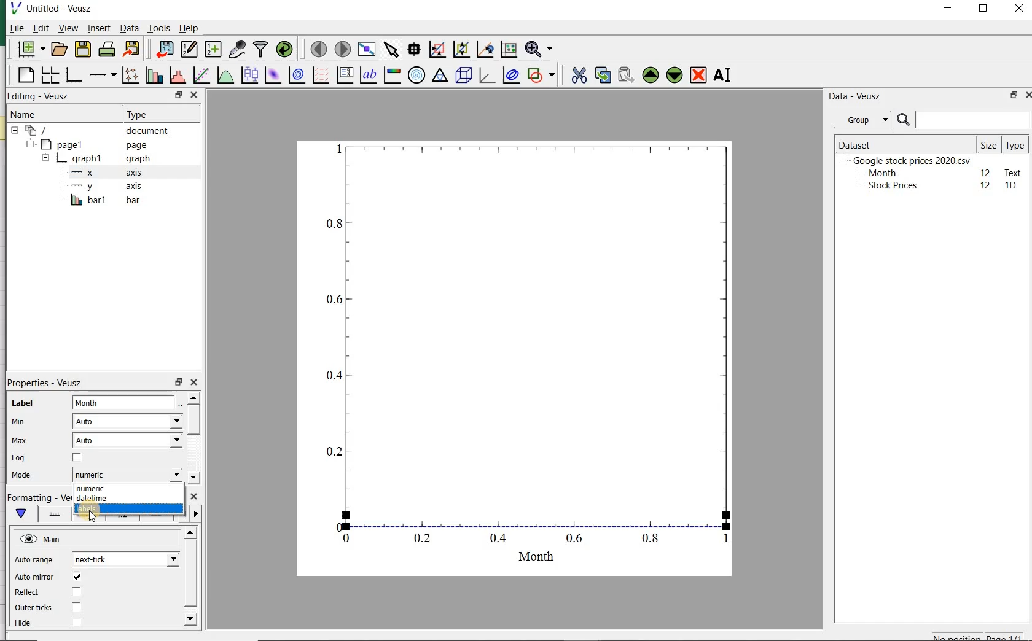 This screenshot has width=1032, height=641. What do you see at coordinates (1019, 9) in the screenshot?
I see `close` at bounding box center [1019, 9].